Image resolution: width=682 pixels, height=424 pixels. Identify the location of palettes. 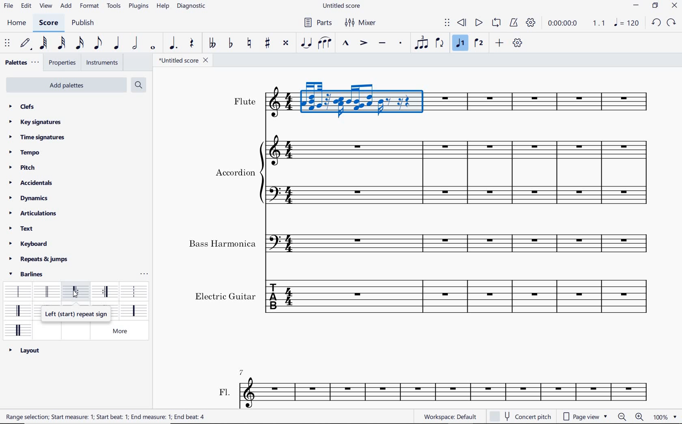
(21, 63).